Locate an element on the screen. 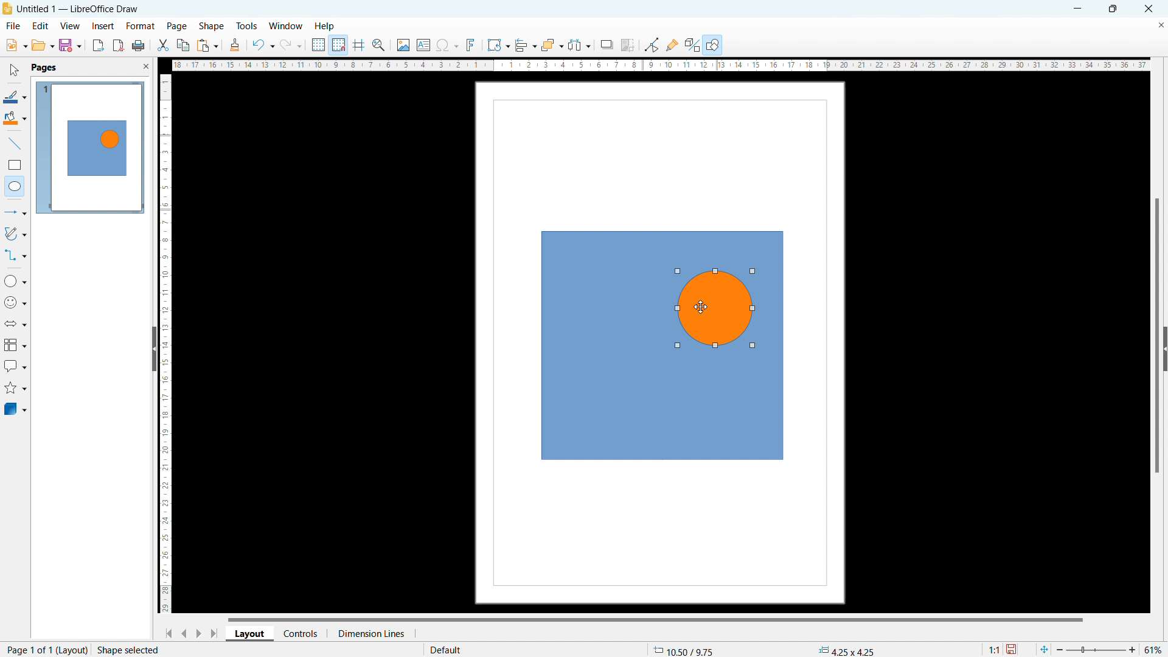  3D objects is located at coordinates (15, 408).